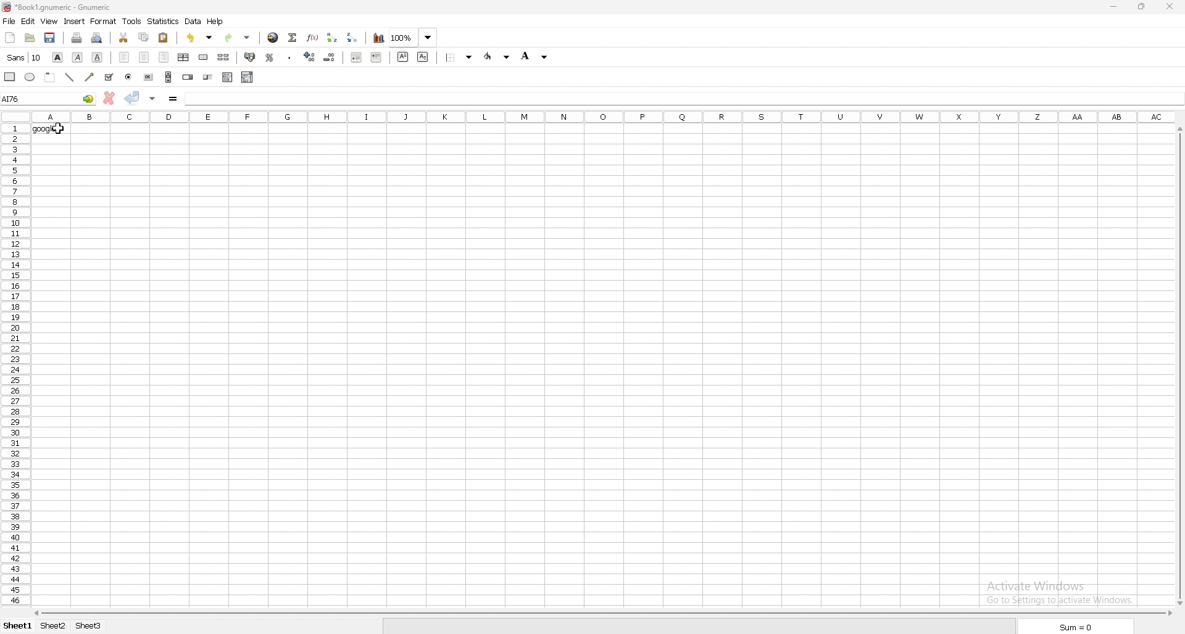  I want to click on cell input, so click(681, 97).